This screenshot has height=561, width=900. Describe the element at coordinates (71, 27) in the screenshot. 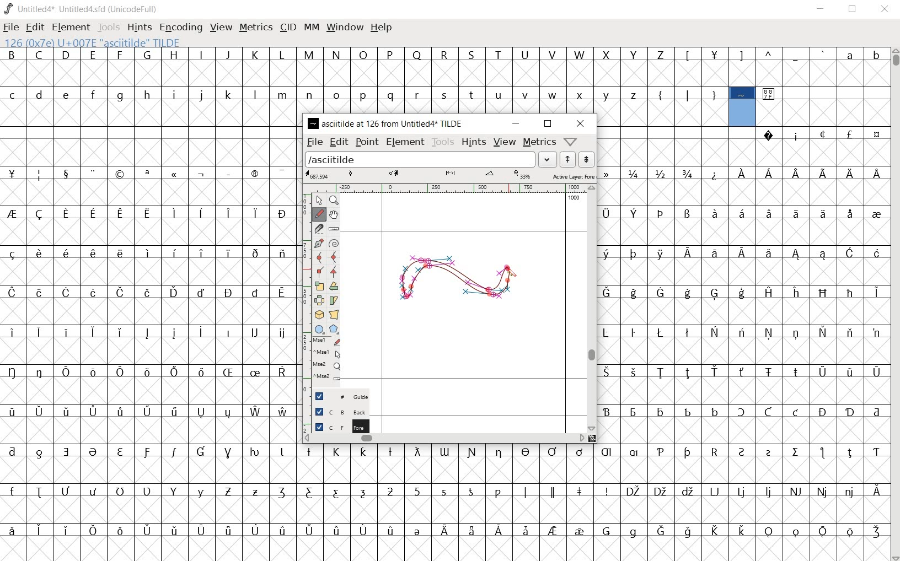

I see `ELEMENT` at that location.